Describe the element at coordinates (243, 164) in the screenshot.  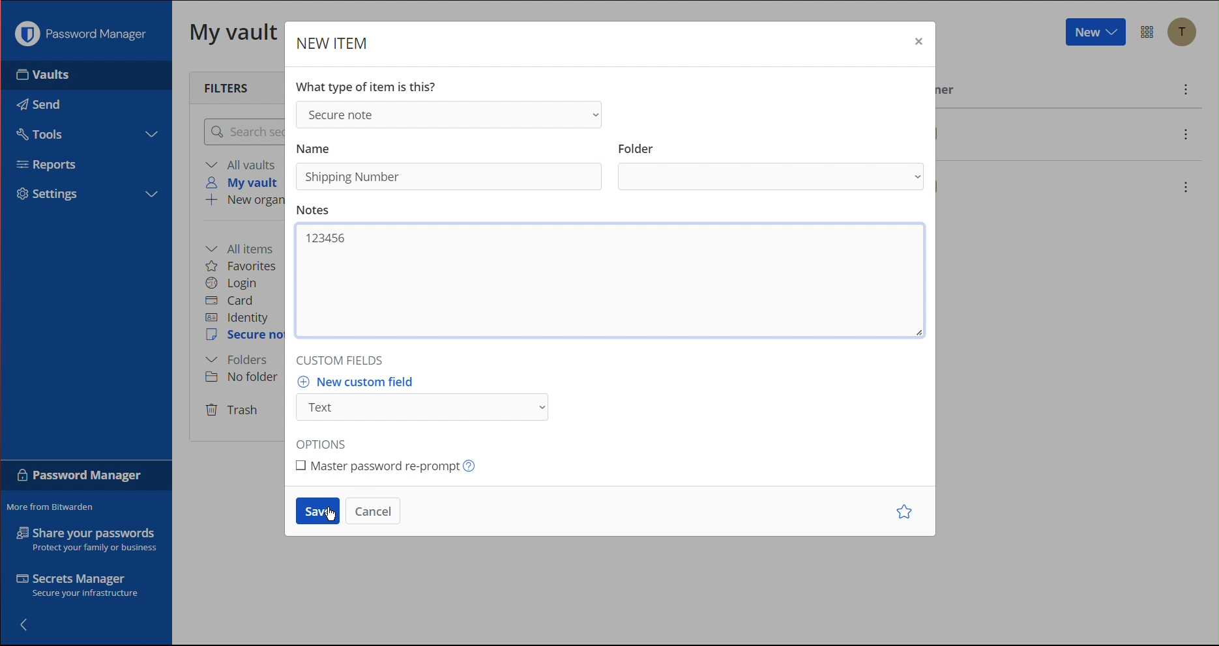
I see `All vaults` at that location.